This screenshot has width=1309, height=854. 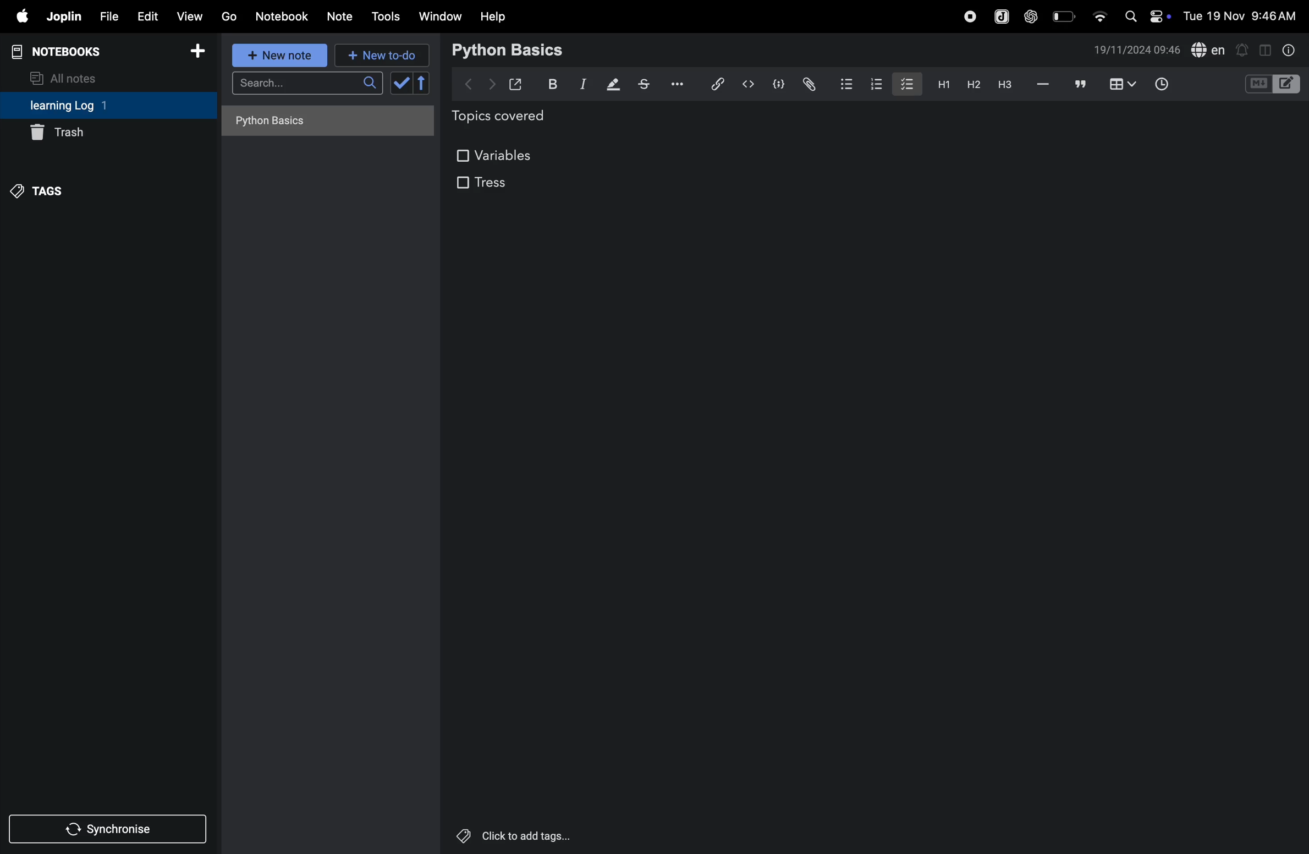 What do you see at coordinates (340, 17) in the screenshot?
I see `notes` at bounding box center [340, 17].